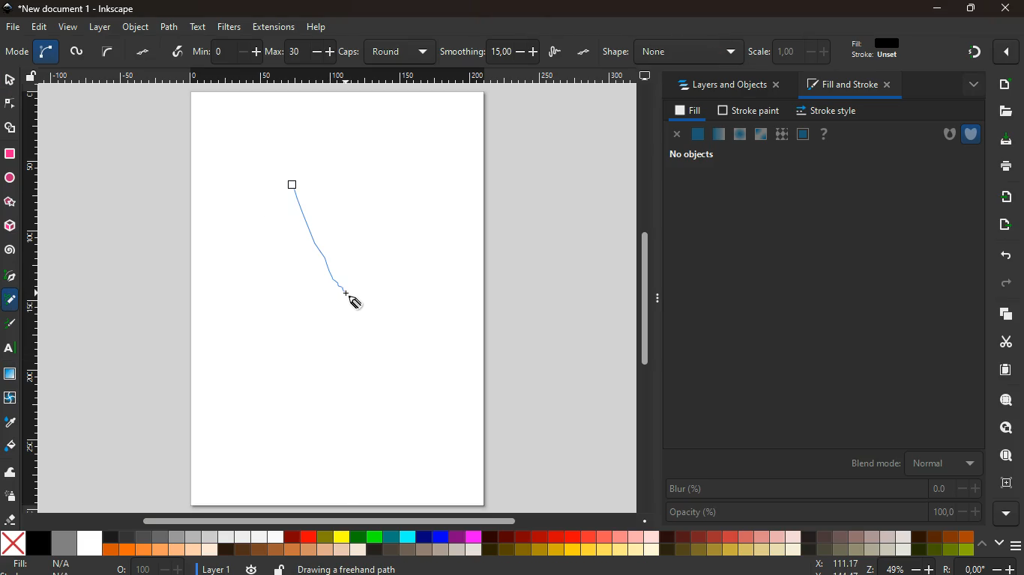 The height and width of the screenshot is (575, 1024). I want to click on time, so click(251, 568).